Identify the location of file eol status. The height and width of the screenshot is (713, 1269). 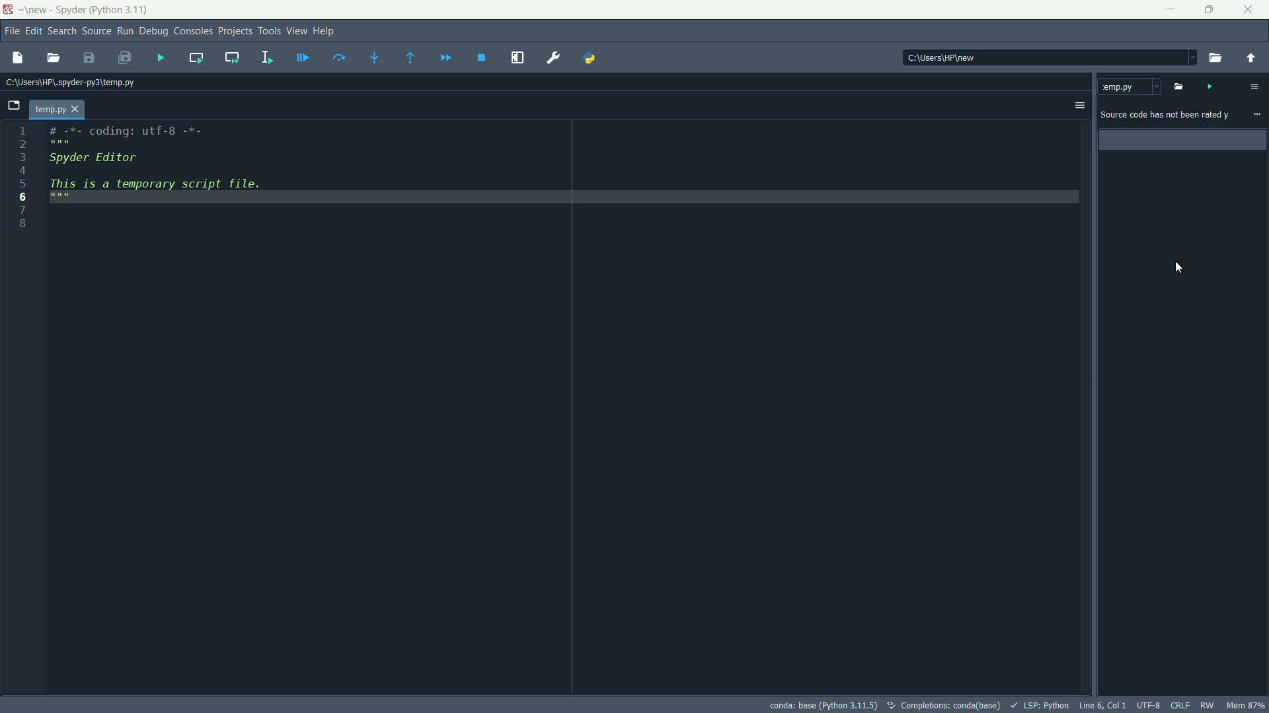
(1180, 704).